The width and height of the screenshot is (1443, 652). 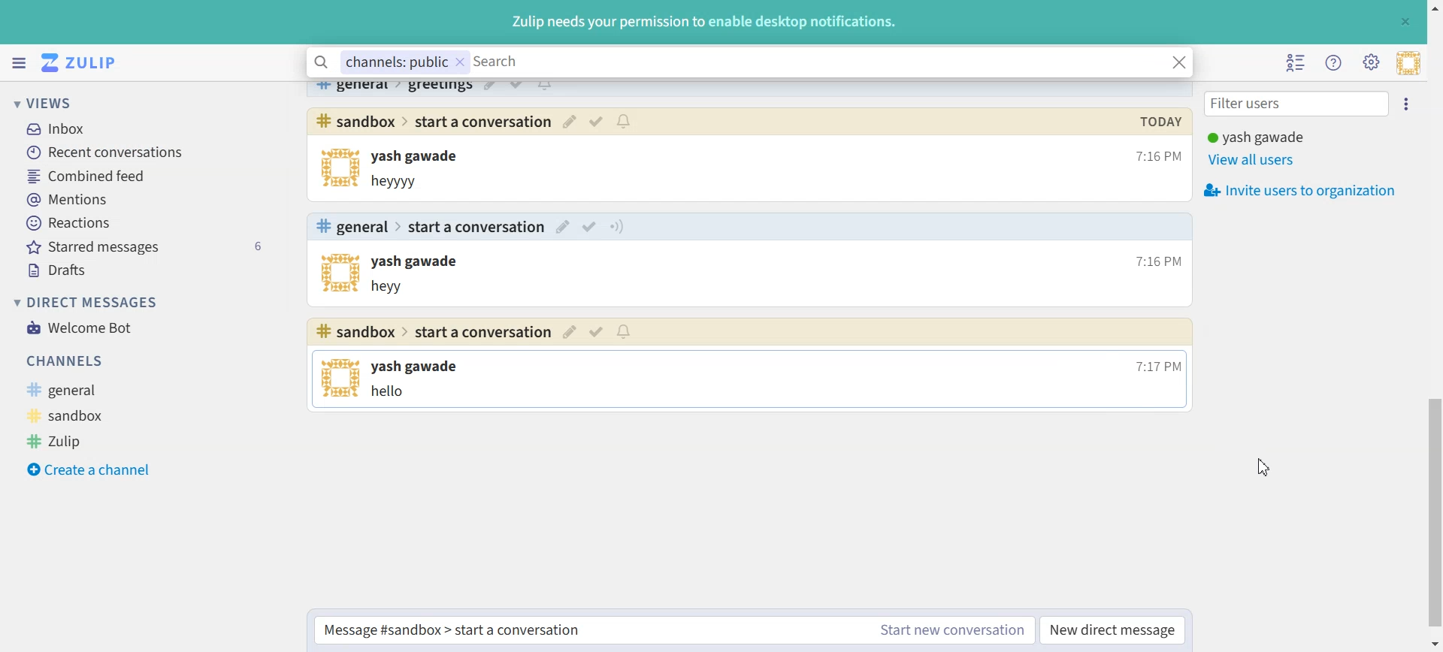 What do you see at coordinates (597, 333) in the screenshot?
I see `Marked as resolved` at bounding box center [597, 333].